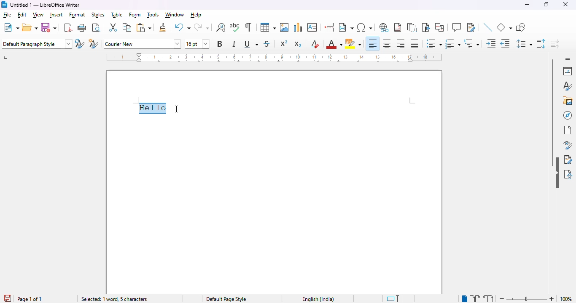 The height and width of the screenshot is (303, 576). I want to click on gallery, so click(568, 101).